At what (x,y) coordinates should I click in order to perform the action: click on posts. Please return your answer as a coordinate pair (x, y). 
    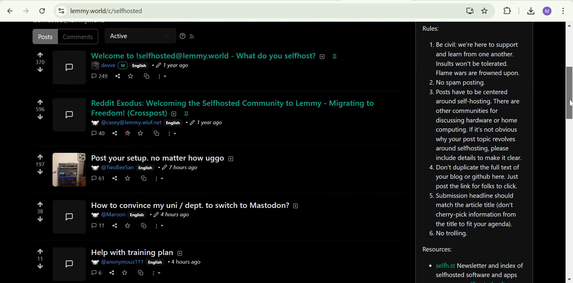
    Looking at the image, I should click on (45, 36).